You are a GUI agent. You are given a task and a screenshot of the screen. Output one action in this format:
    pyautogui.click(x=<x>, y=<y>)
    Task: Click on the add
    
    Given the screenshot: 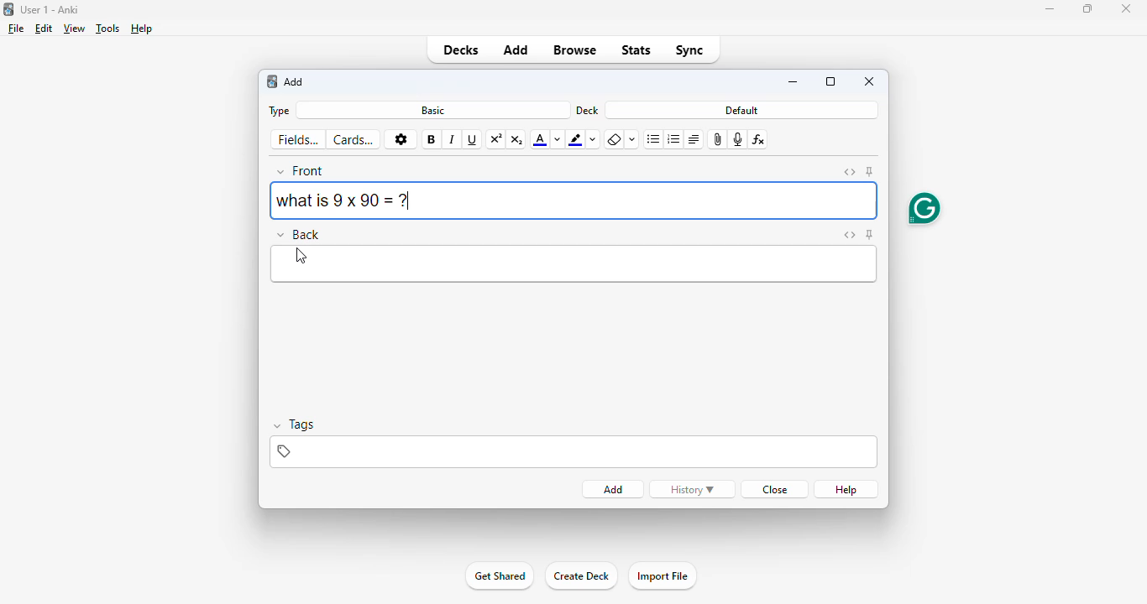 What is the action you would take?
    pyautogui.click(x=614, y=490)
    